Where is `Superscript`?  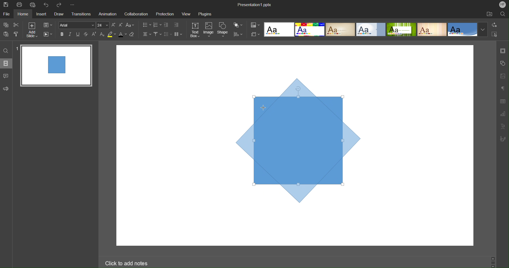 Superscript is located at coordinates (94, 34).